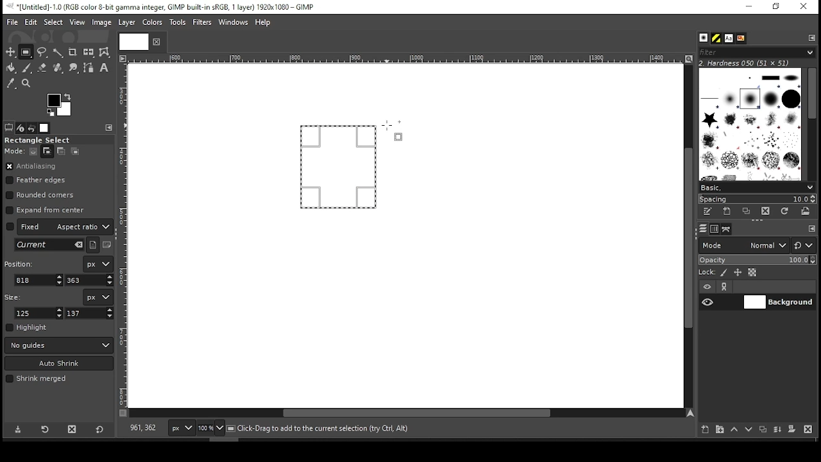 This screenshot has width=821, height=462. What do you see at coordinates (179, 23) in the screenshot?
I see `tools` at bounding box center [179, 23].